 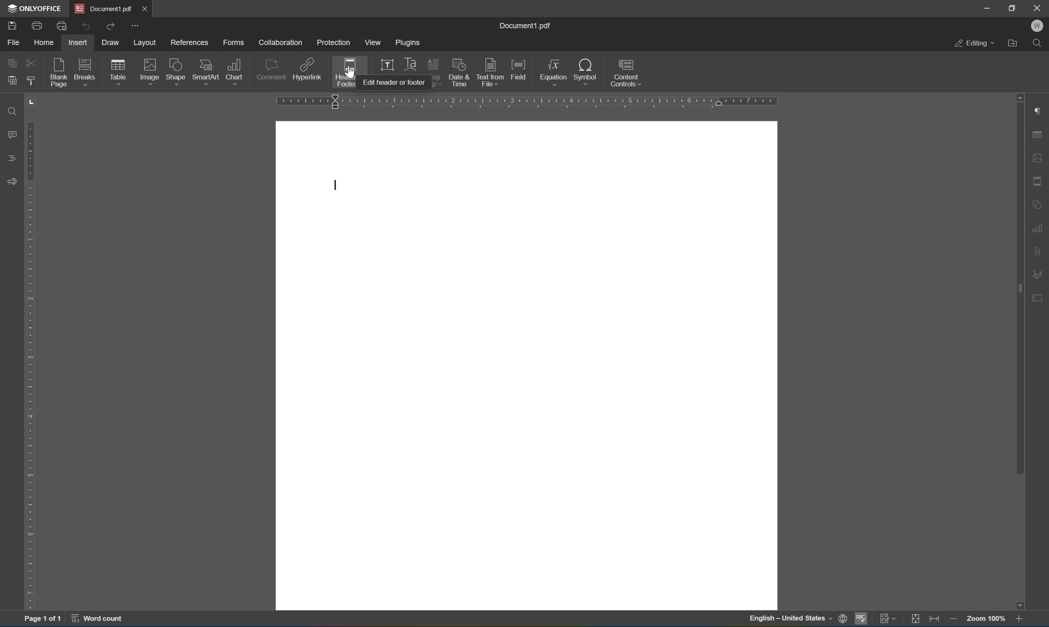 I want to click on insert, so click(x=80, y=43).